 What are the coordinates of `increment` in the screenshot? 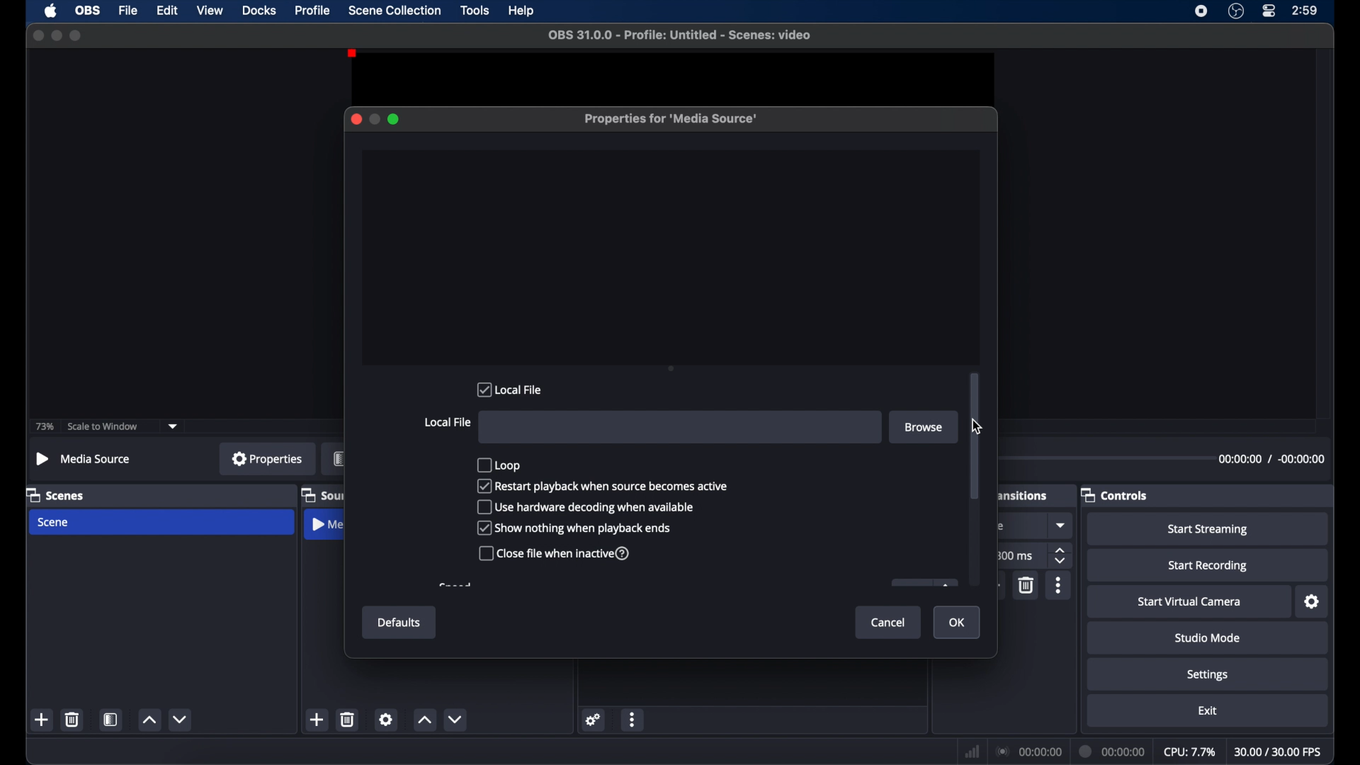 It's located at (424, 720).